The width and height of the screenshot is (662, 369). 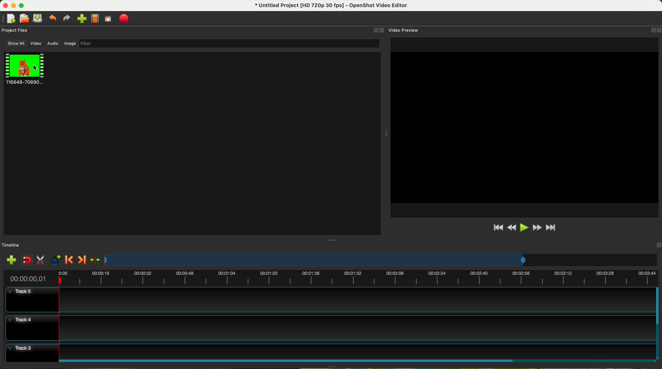 I want to click on save project, so click(x=38, y=18).